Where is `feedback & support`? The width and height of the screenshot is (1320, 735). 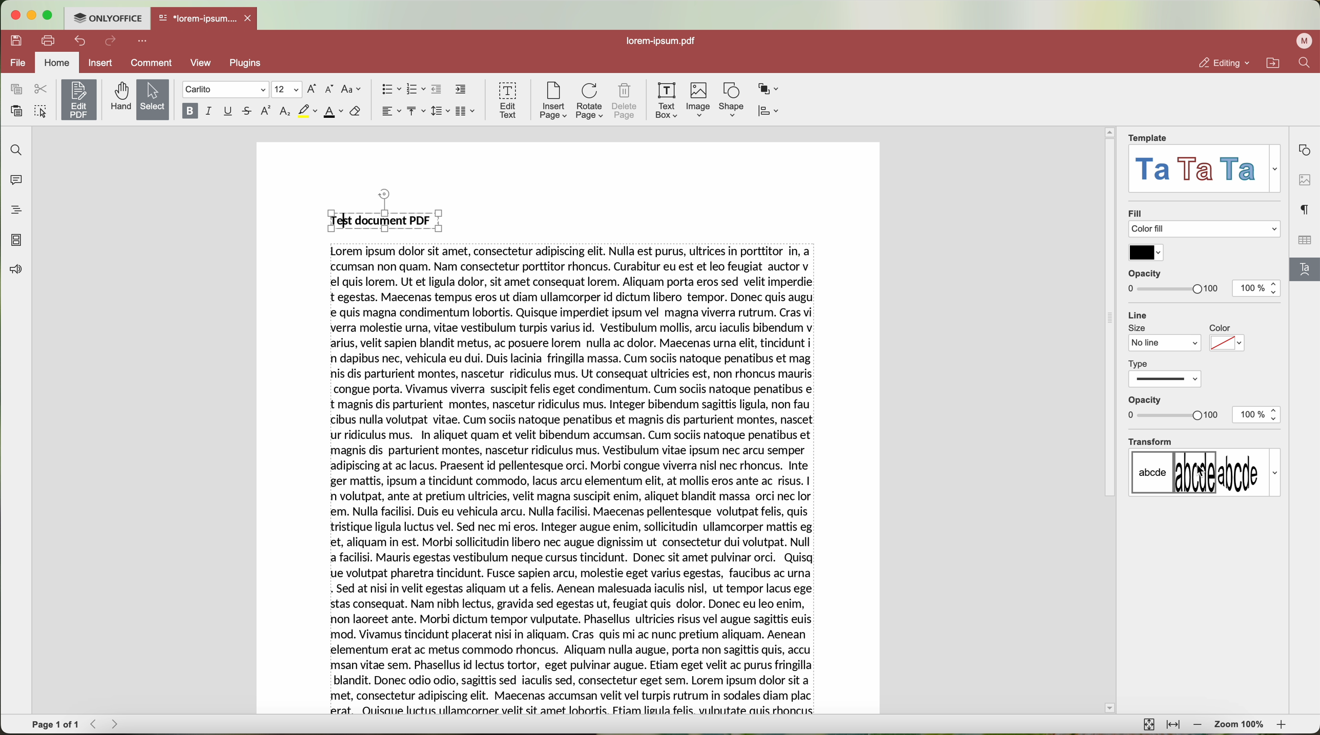
feedback & support is located at coordinates (14, 270).